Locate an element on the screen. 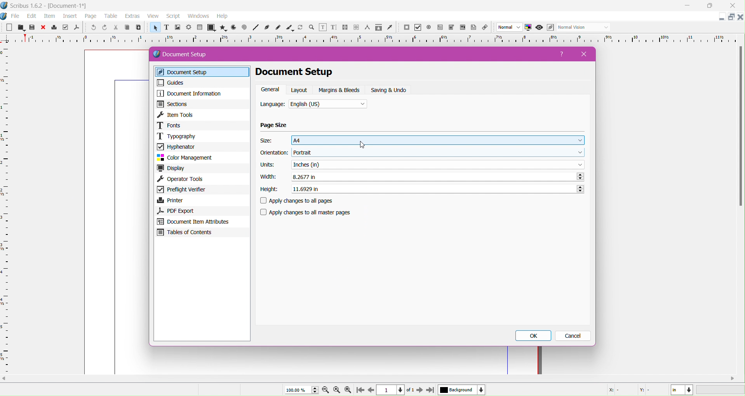  Size is located at coordinates (268, 141).